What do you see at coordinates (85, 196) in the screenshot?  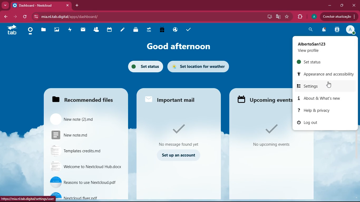 I see `file` at bounding box center [85, 196].